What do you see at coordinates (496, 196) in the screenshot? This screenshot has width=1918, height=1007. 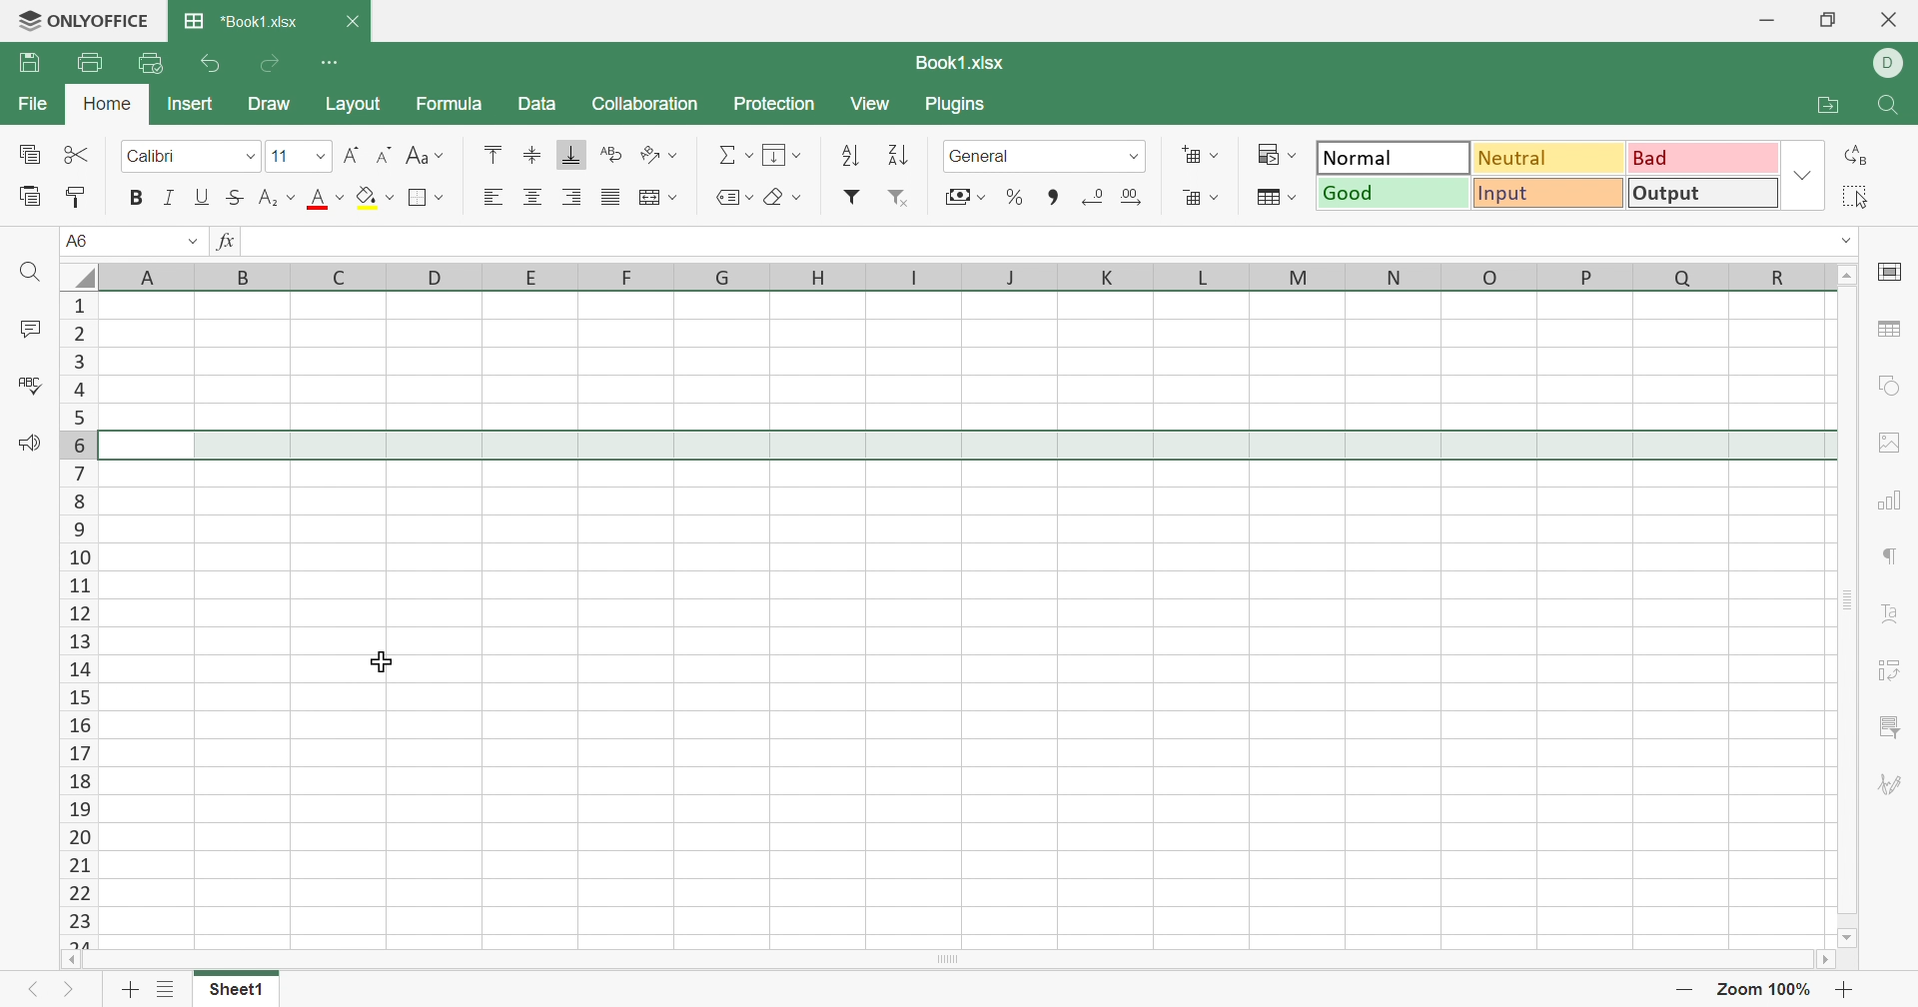 I see `Align Left` at bounding box center [496, 196].